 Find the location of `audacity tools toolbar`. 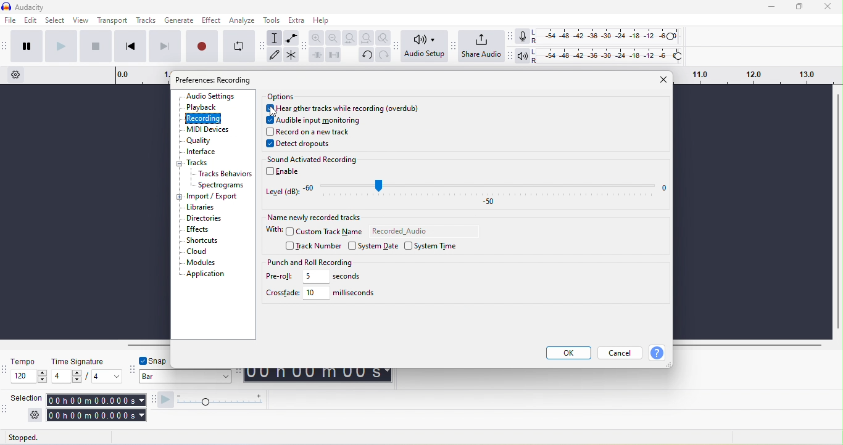

audacity tools toolbar is located at coordinates (262, 47).